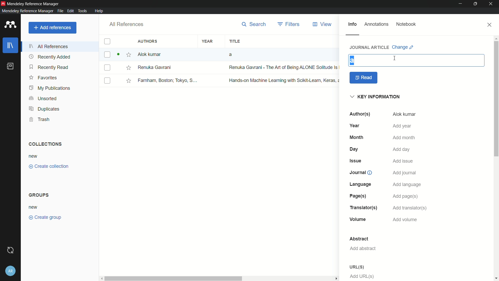  What do you see at coordinates (492, 4) in the screenshot?
I see `close app` at bounding box center [492, 4].